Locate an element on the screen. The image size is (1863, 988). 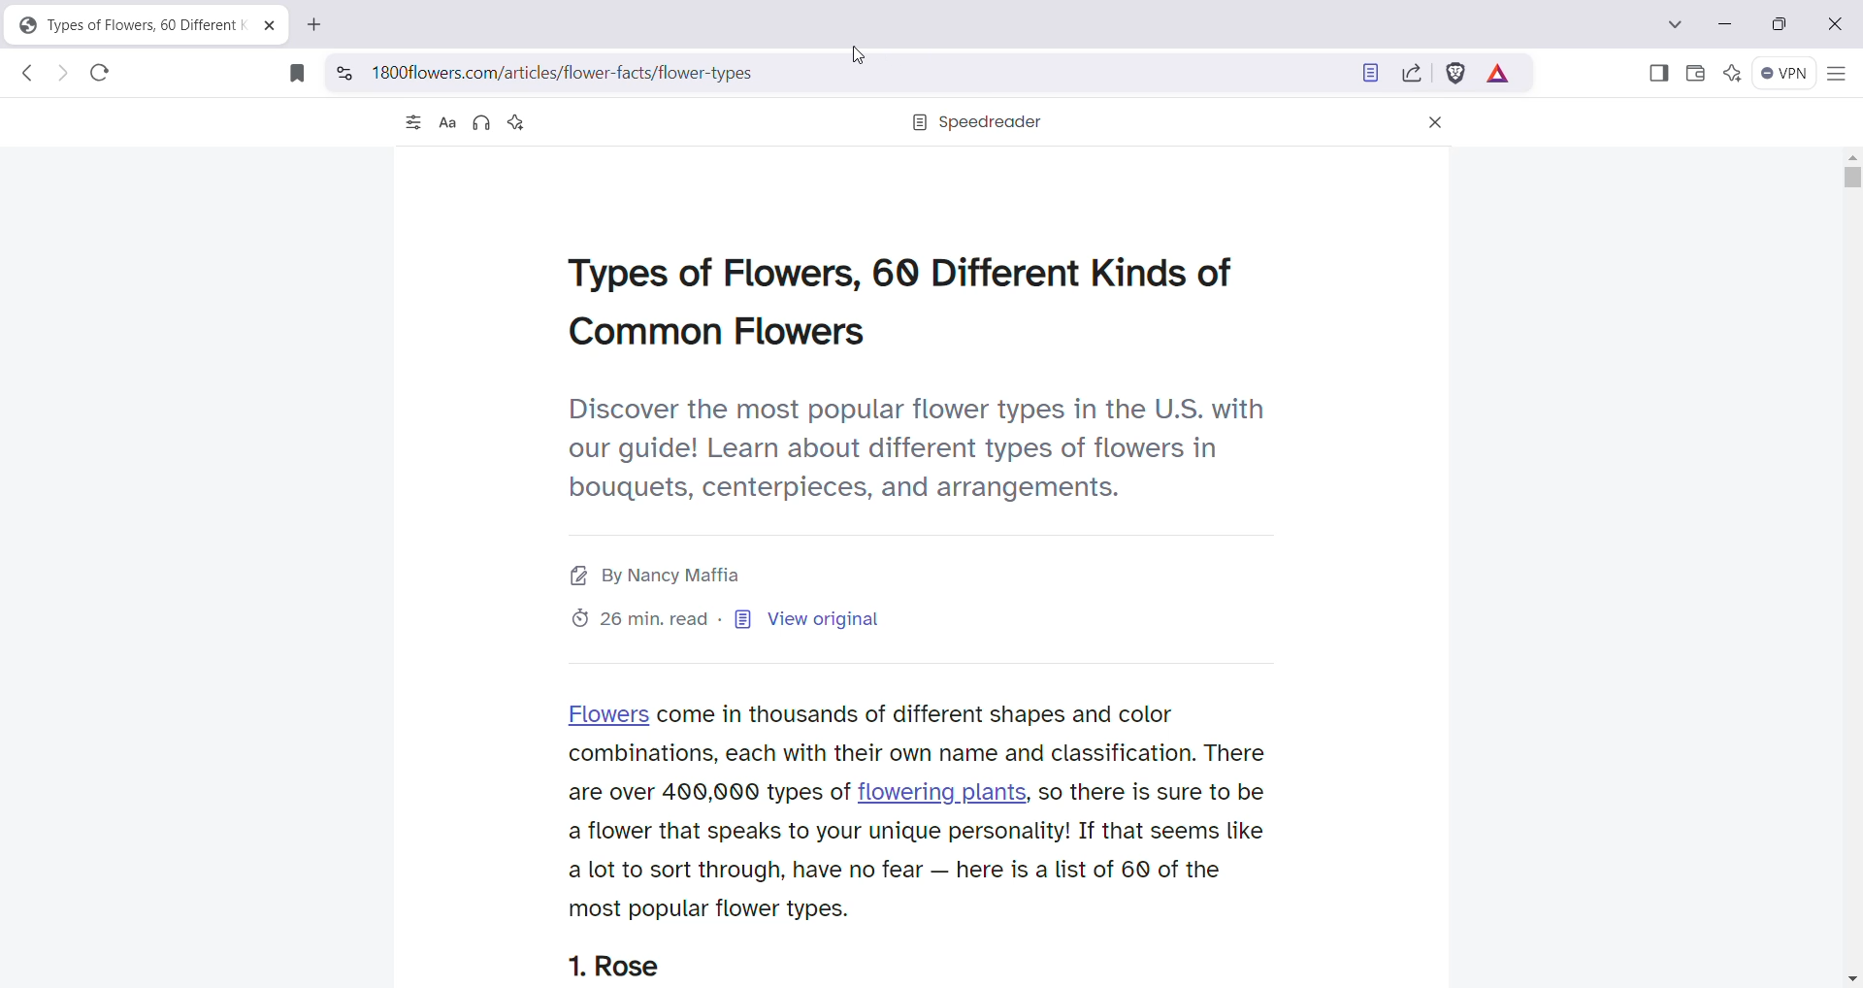
Restore Down is located at coordinates (1781, 24).